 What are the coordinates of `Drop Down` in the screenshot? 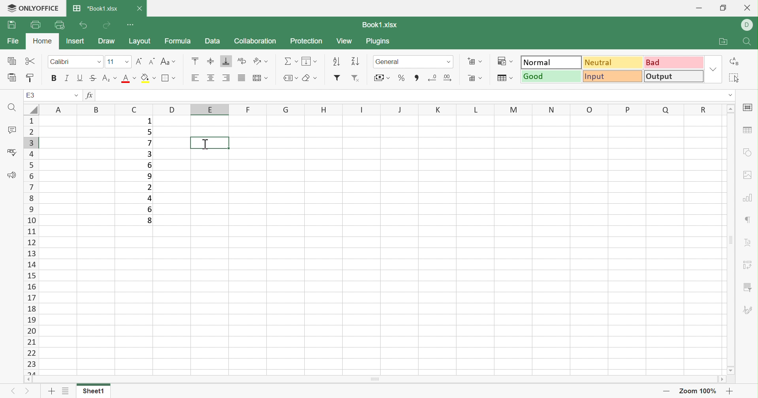 It's located at (449, 62).